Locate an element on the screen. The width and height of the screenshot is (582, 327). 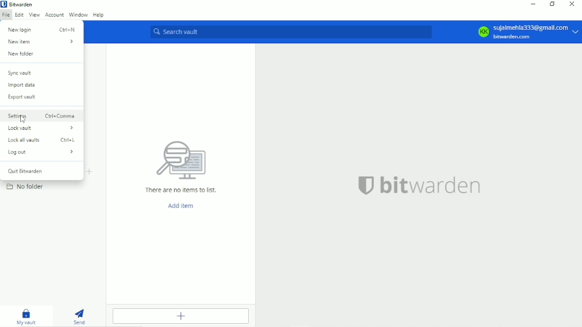
Restore down is located at coordinates (552, 4).